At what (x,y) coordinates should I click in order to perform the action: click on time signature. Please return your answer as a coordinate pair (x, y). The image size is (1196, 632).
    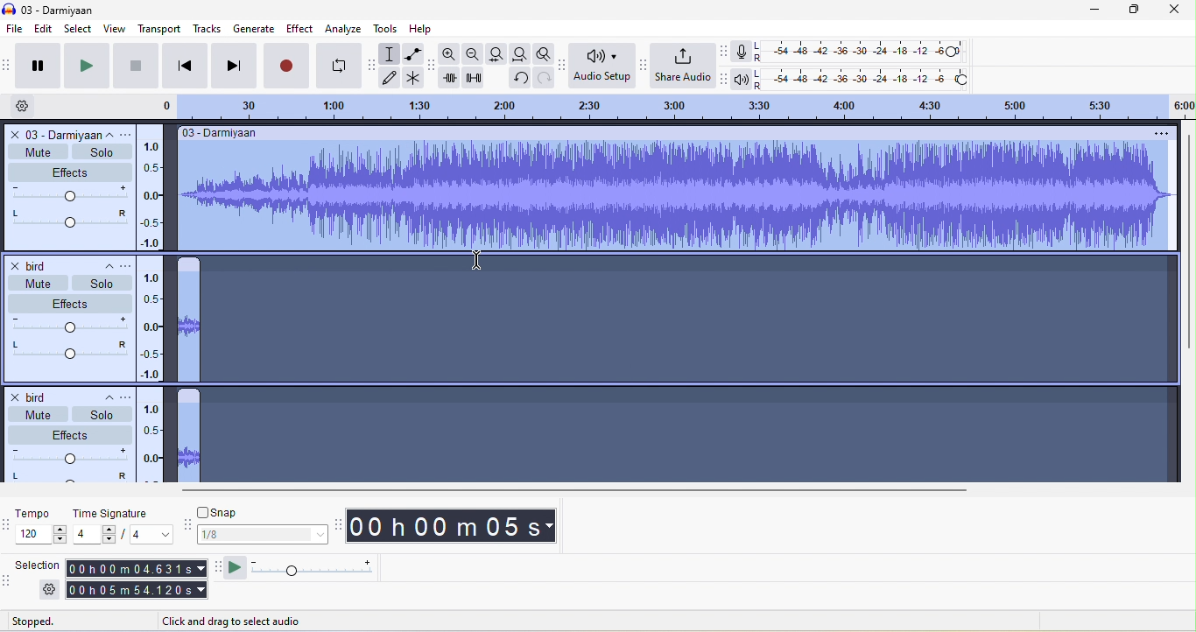
    Looking at the image, I should click on (118, 514).